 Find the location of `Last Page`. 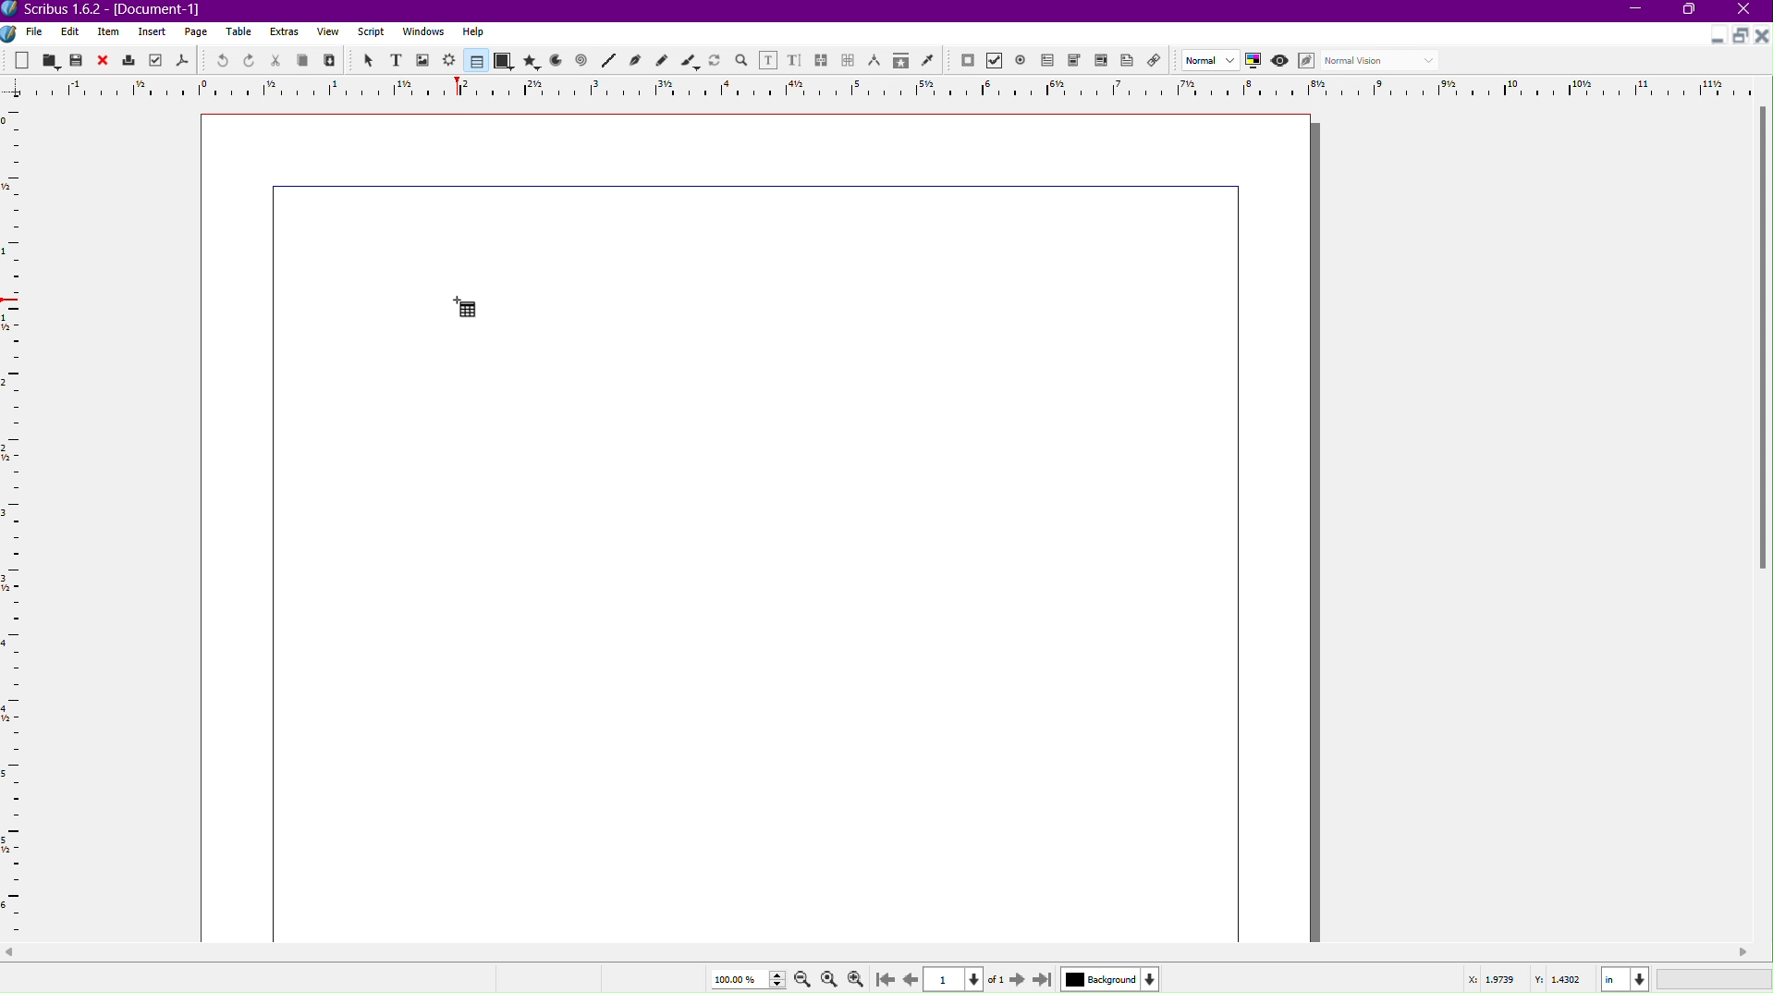

Last Page is located at coordinates (1044, 978).